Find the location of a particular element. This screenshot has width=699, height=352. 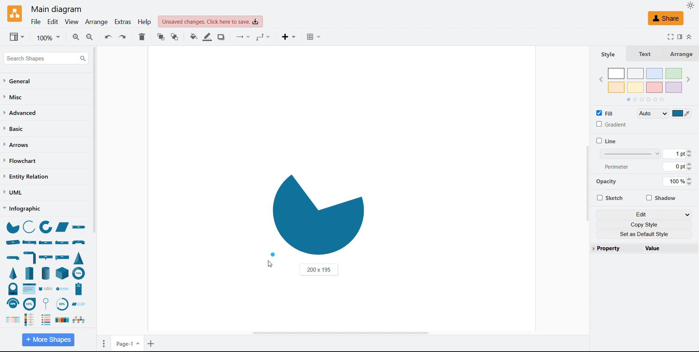

Fill colour  is located at coordinates (194, 37).